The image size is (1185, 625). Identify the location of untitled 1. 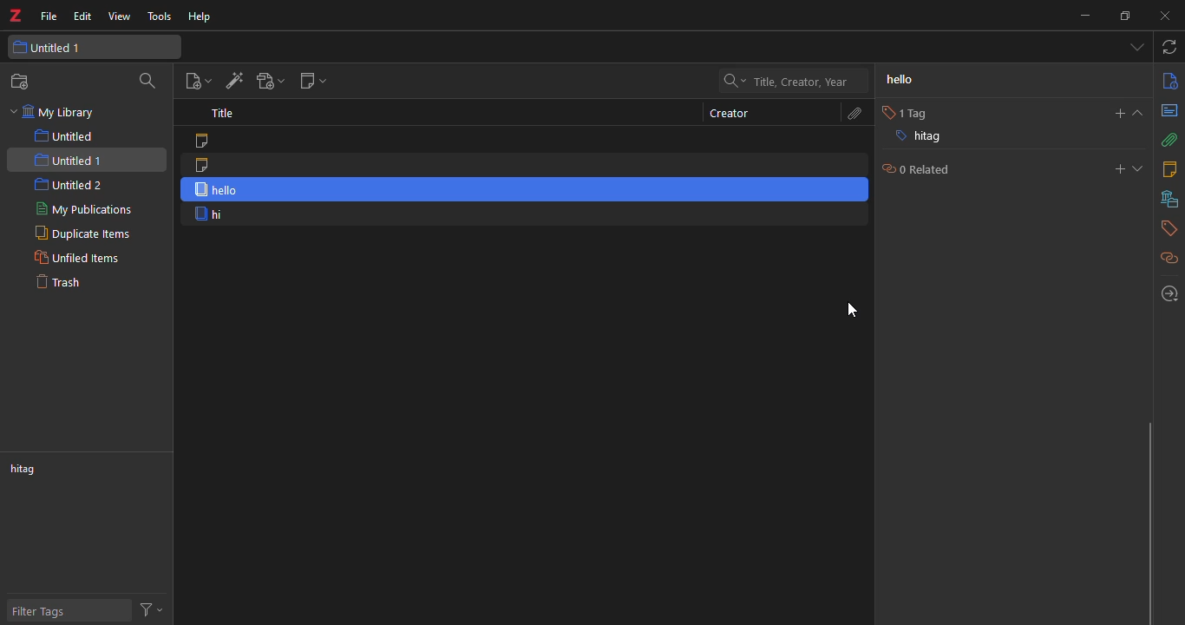
(69, 159).